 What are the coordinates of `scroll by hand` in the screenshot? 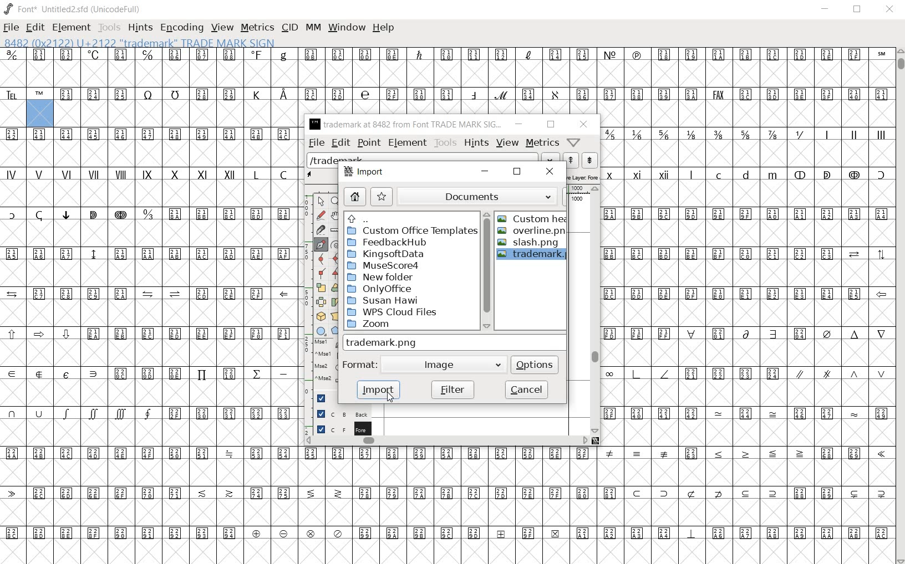 It's located at (336, 217).